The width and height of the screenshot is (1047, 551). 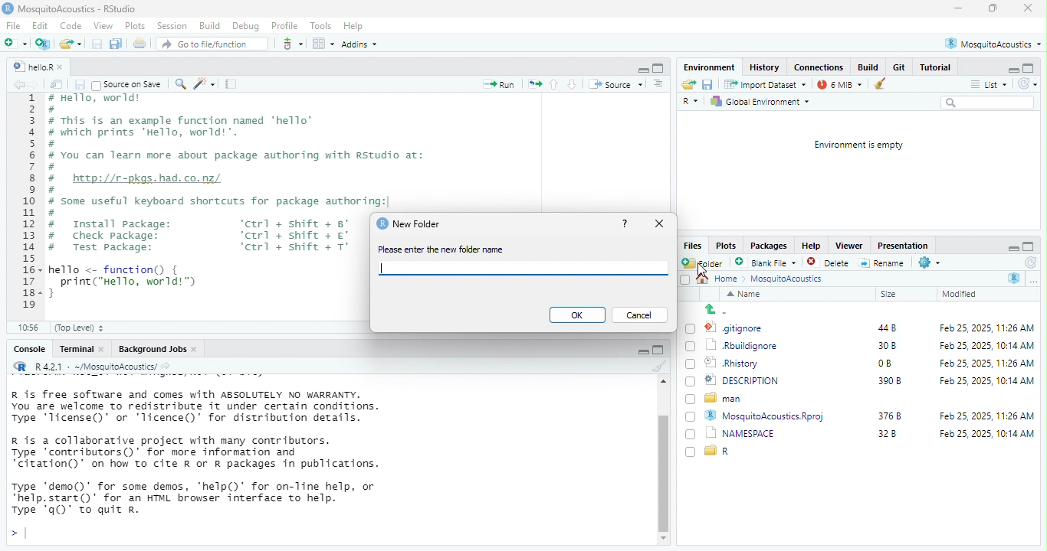 What do you see at coordinates (898, 67) in the screenshot?
I see `Git` at bounding box center [898, 67].